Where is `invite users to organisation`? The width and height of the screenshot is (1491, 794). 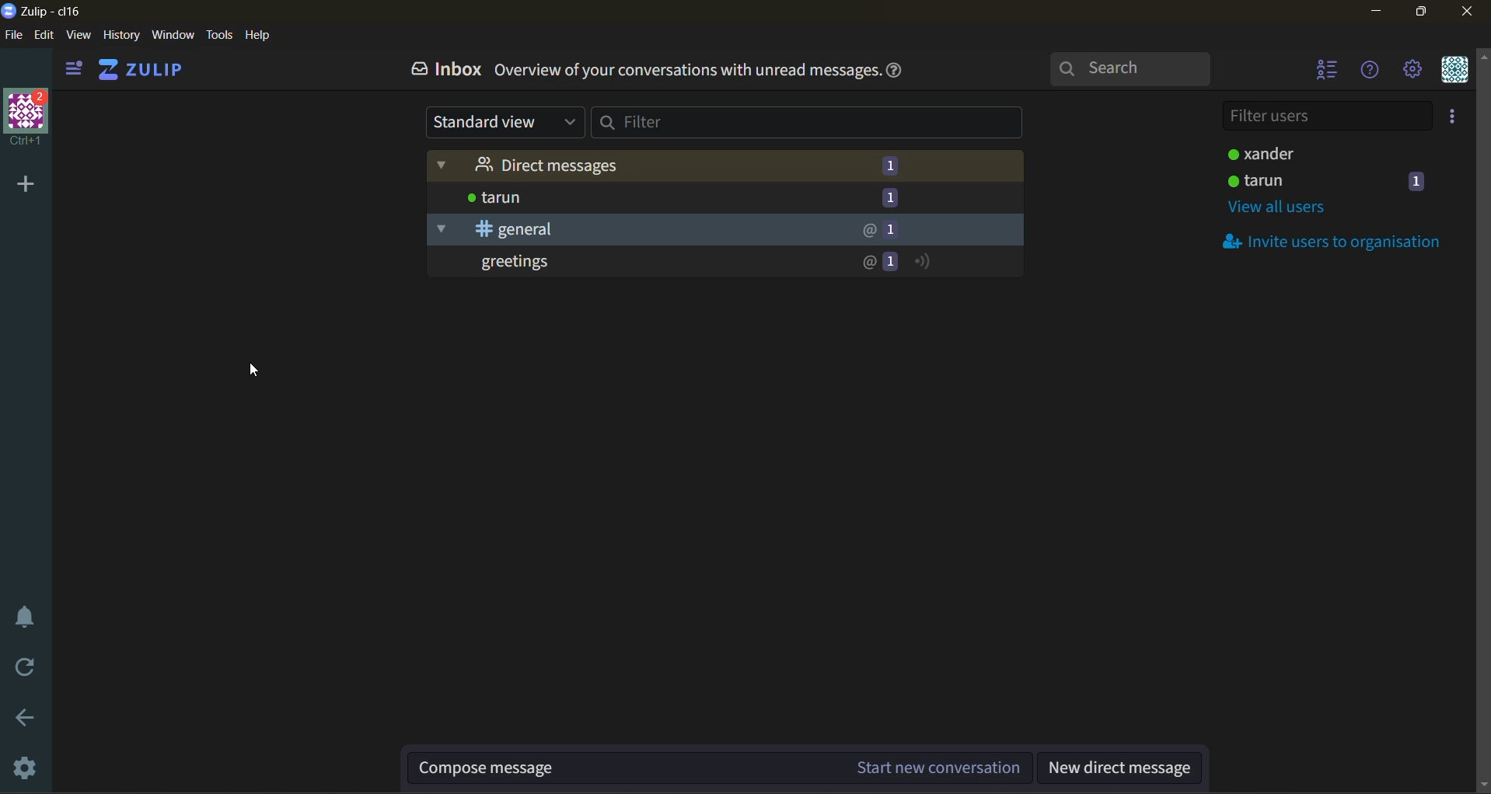 invite users to organisation is located at coordinates (1341, 242).